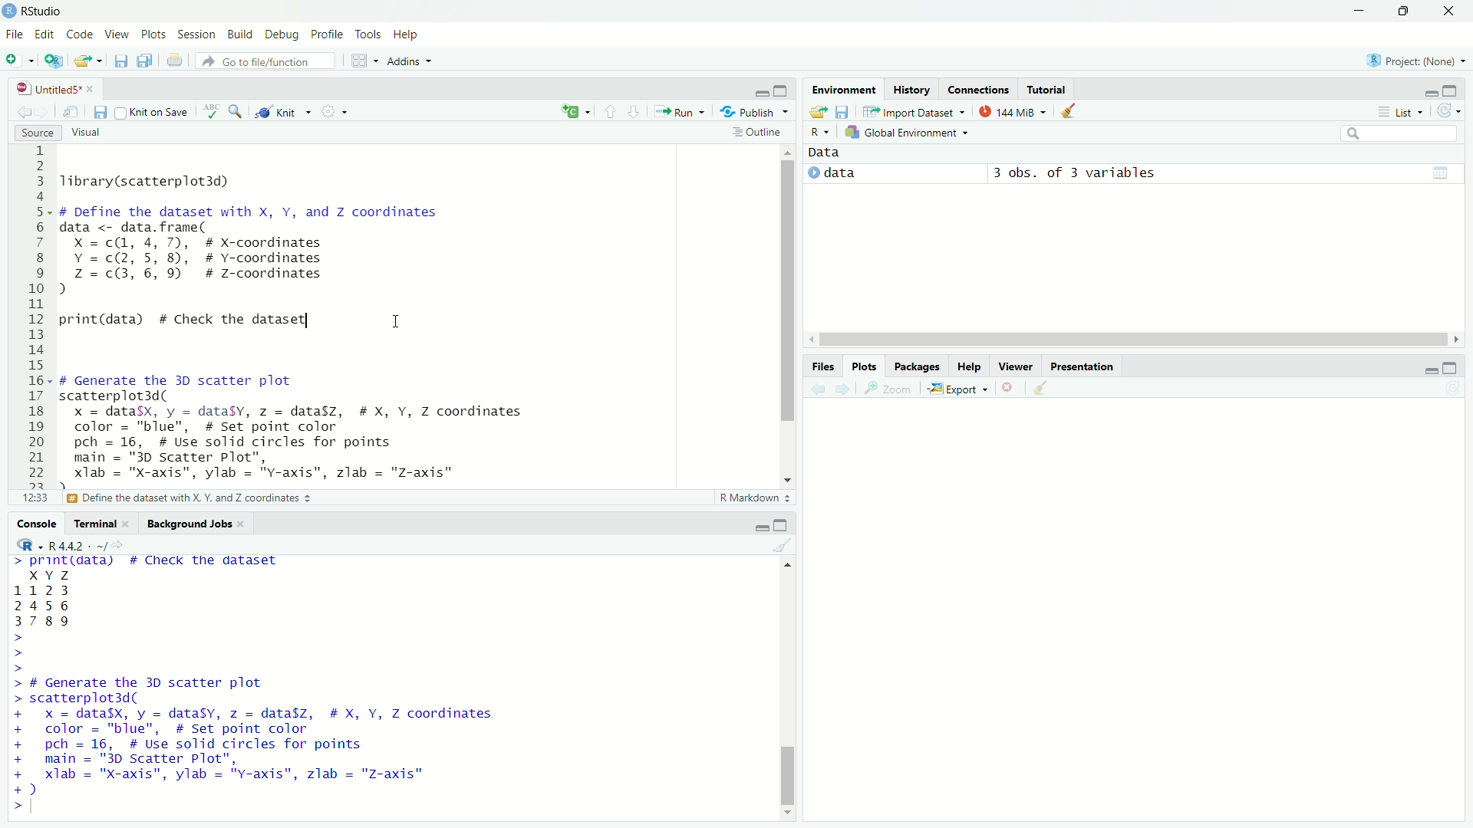  What do you see at coordinates (1012, 112) in the screenshot?
I see `144 MiB` at bounding box center [1012, 112].